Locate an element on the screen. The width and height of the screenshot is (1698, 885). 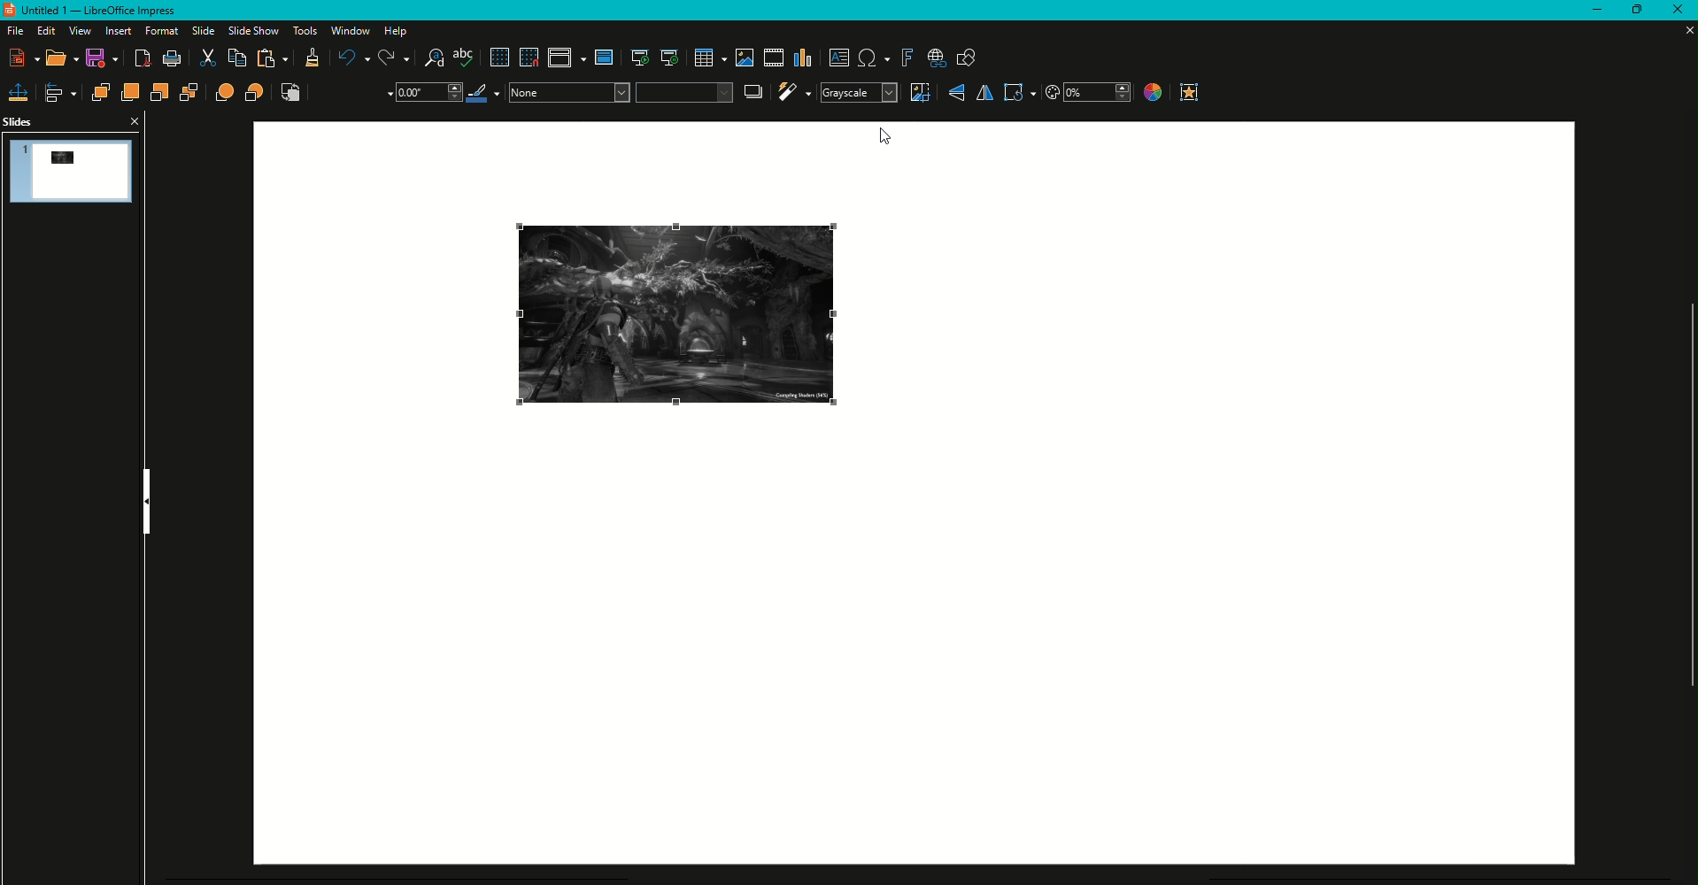
Special Characters is located at coordinates (874, 58).